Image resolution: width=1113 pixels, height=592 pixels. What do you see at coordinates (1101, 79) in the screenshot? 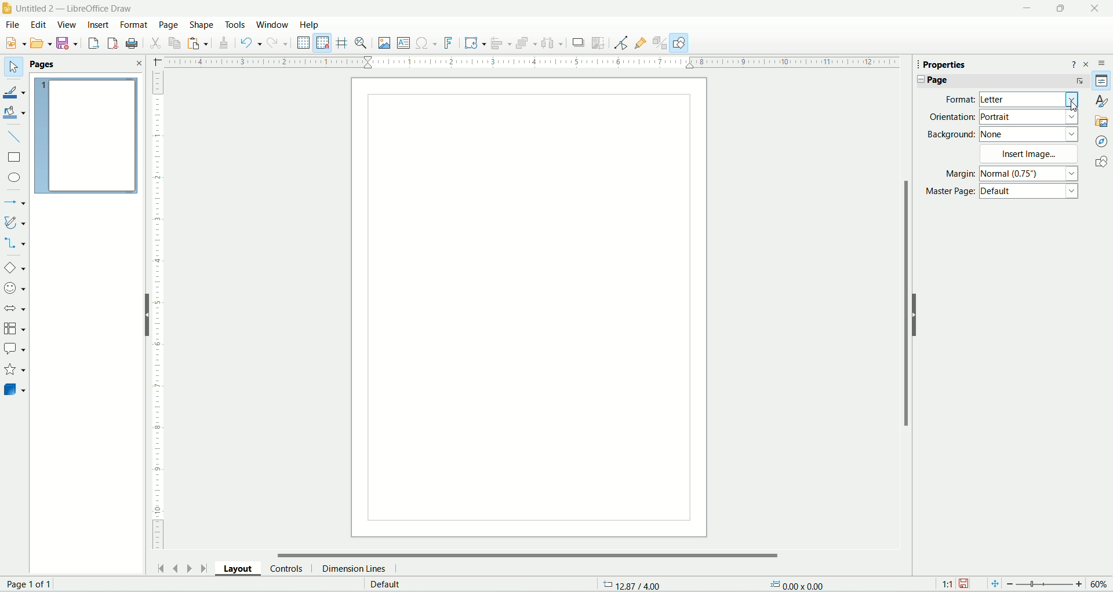
I see `properties` at bounding box center [1101, 79].